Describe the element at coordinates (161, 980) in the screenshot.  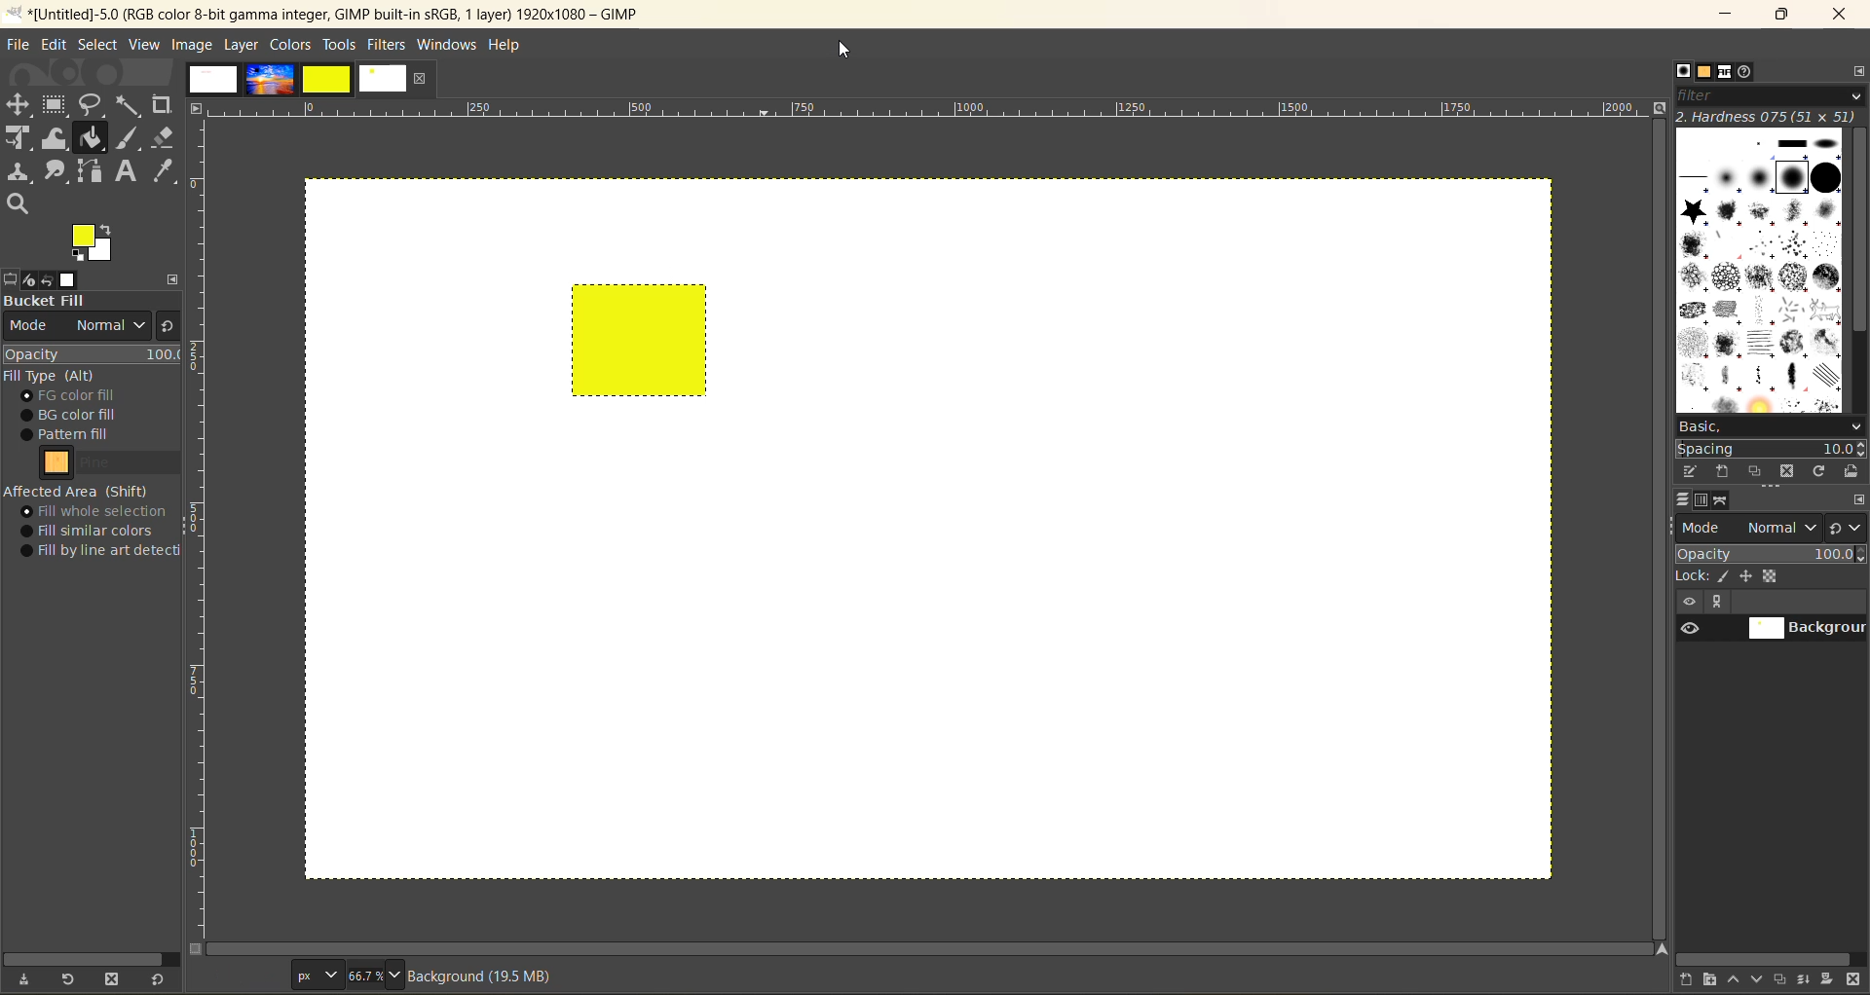
I see `reset to default values` at that location.